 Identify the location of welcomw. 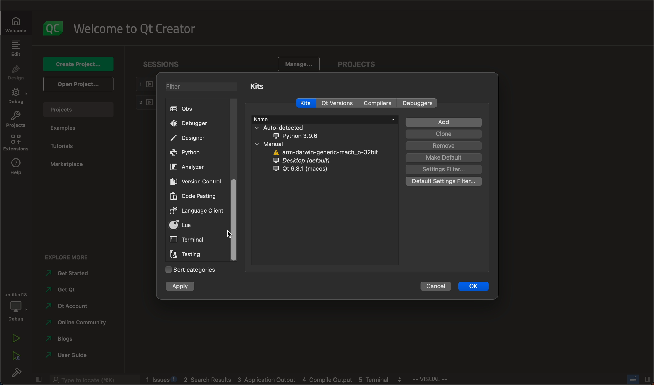
(18, 21).